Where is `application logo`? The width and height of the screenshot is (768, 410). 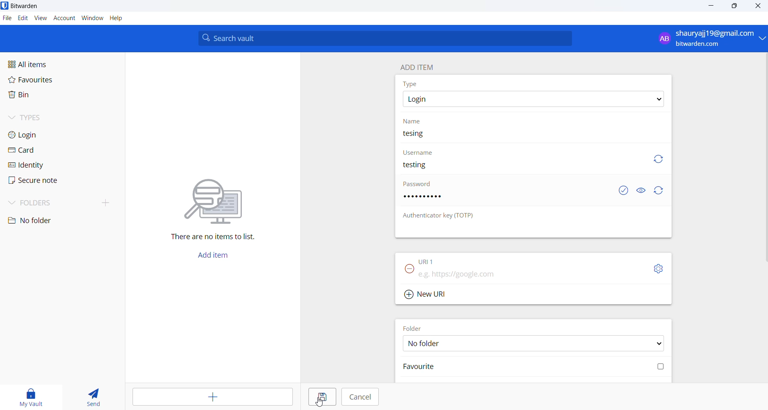 application logo is located at coordinates (5, 5).